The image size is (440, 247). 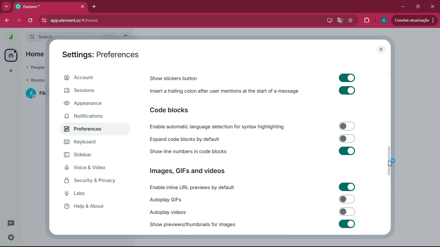 I want to click on desktop, so click(x=328, y=21).